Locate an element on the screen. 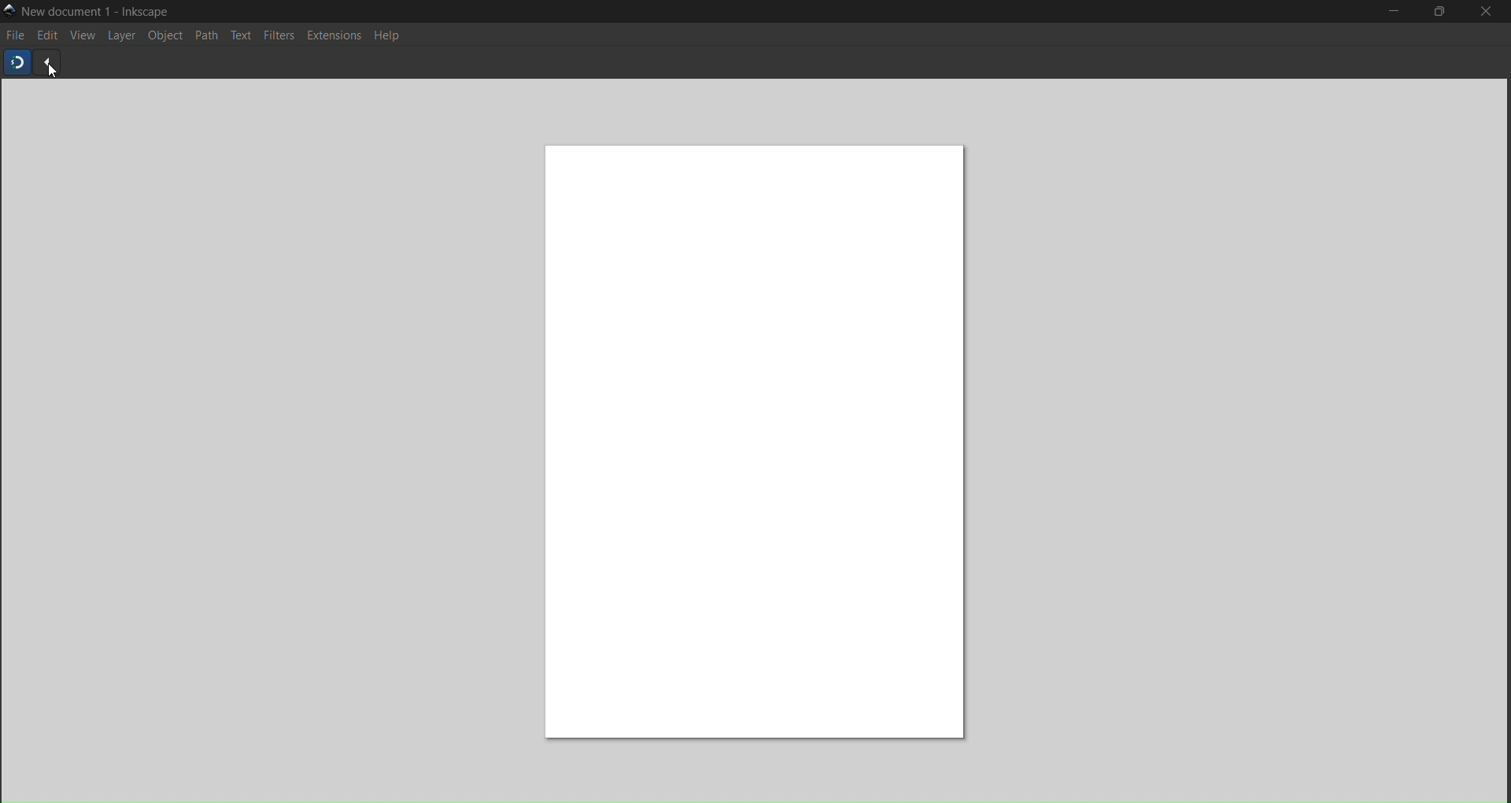 The image size is (1511, 803). cursor is located at coordinates (57, 75).